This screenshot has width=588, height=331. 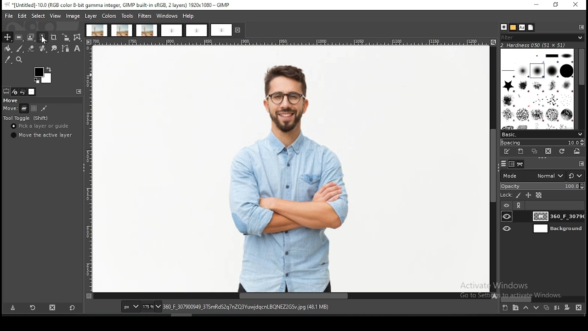 What do you see at coordinates (506, 152) in the screenshot?
I see `edit this brush` at bounding box center [506, 152].